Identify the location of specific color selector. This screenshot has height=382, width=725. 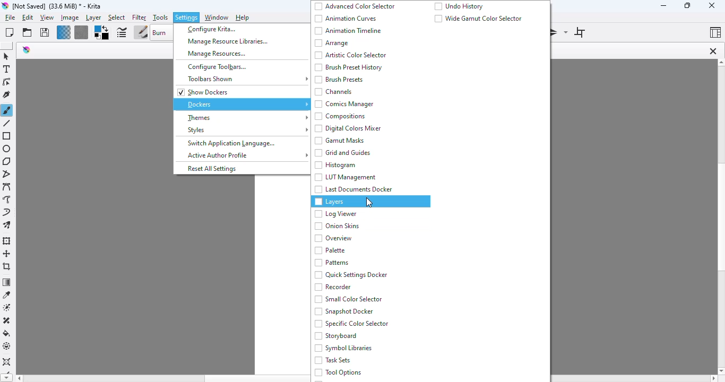
(351, 323).